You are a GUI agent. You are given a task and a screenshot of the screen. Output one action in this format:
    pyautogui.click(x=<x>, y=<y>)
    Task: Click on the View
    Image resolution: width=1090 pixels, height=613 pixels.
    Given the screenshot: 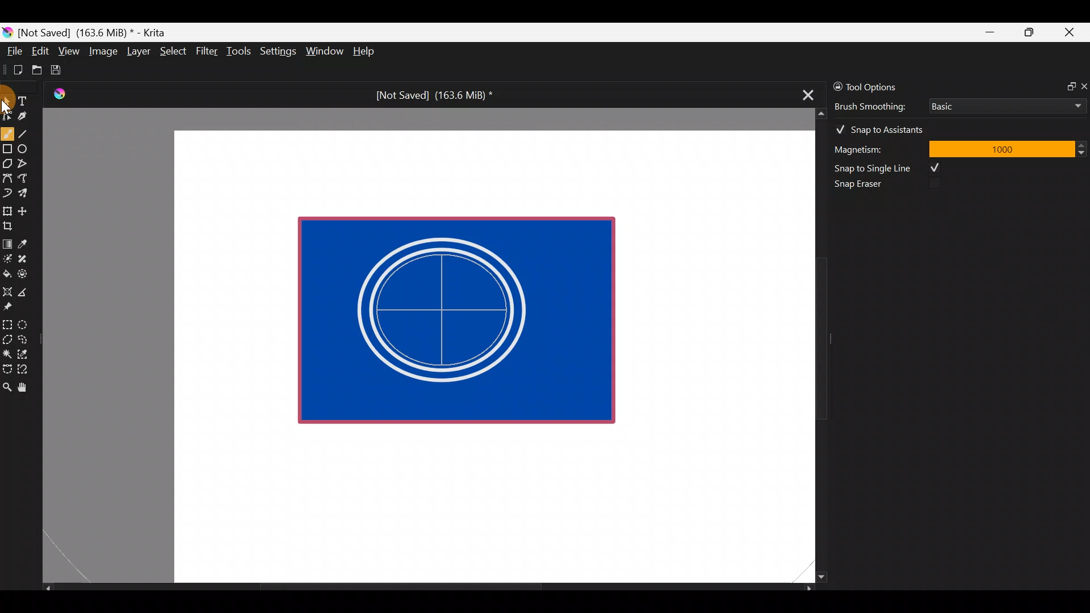 What is the action you would take?
    pyautogui.click(x=69, y=51)
    